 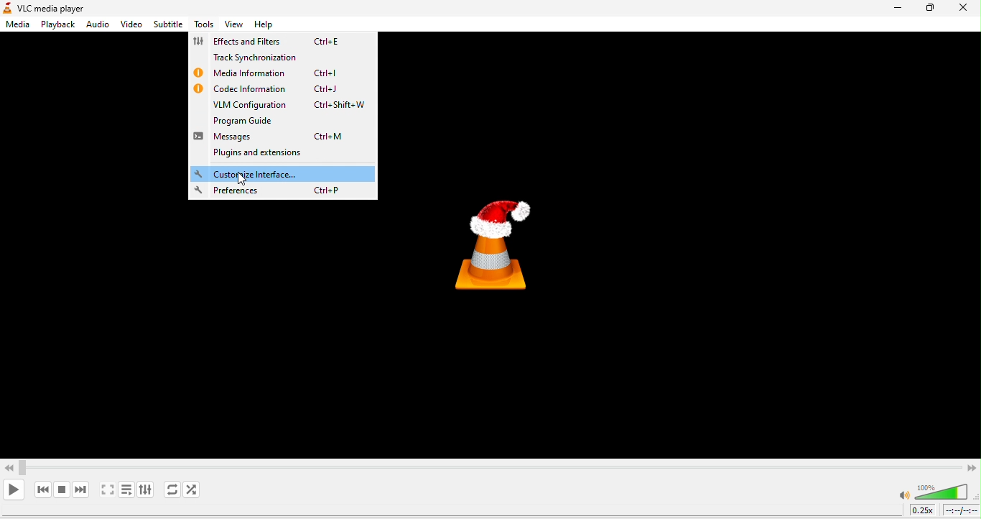 I want to click on track synchronization, so click(x=271, y=58).